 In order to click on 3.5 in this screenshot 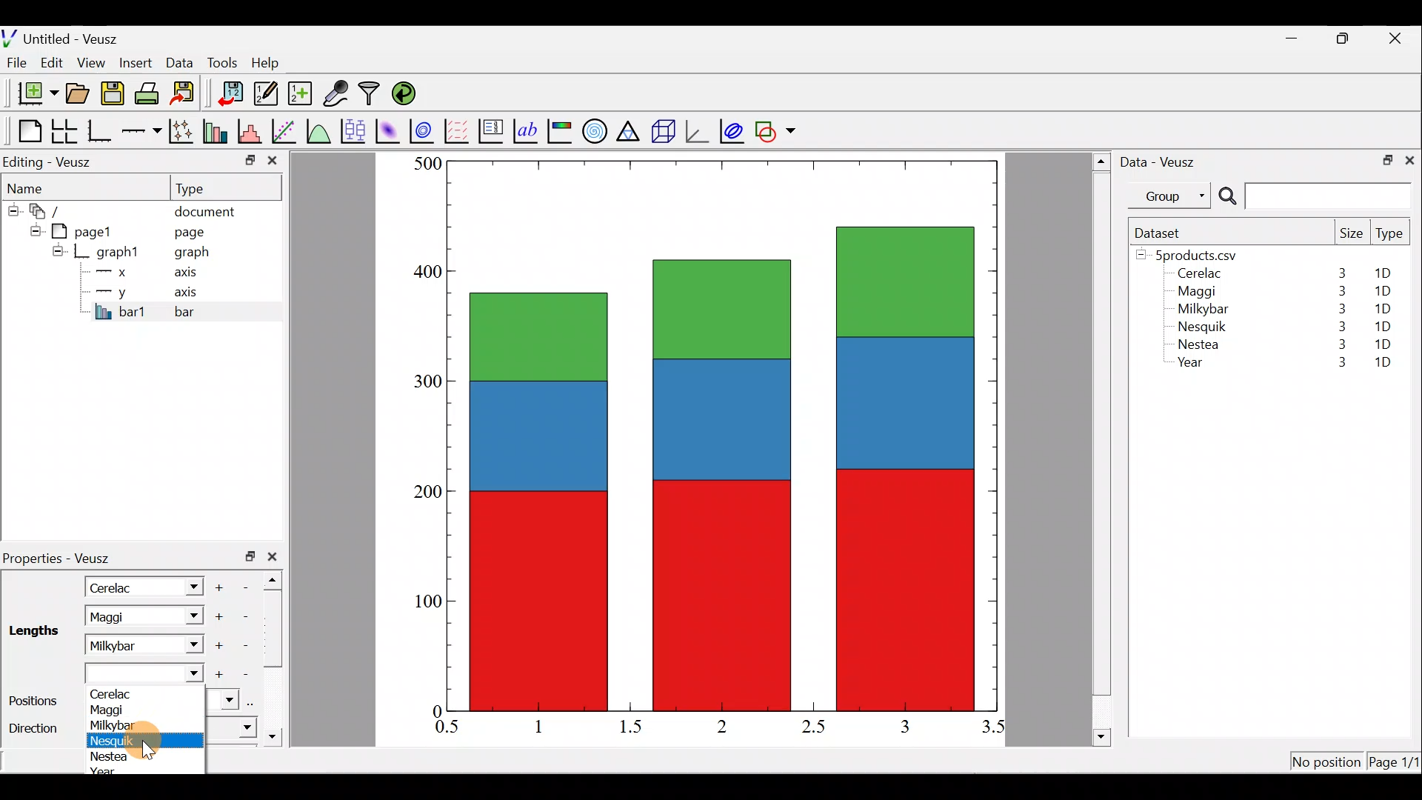, I will do `click(995, 730)`.